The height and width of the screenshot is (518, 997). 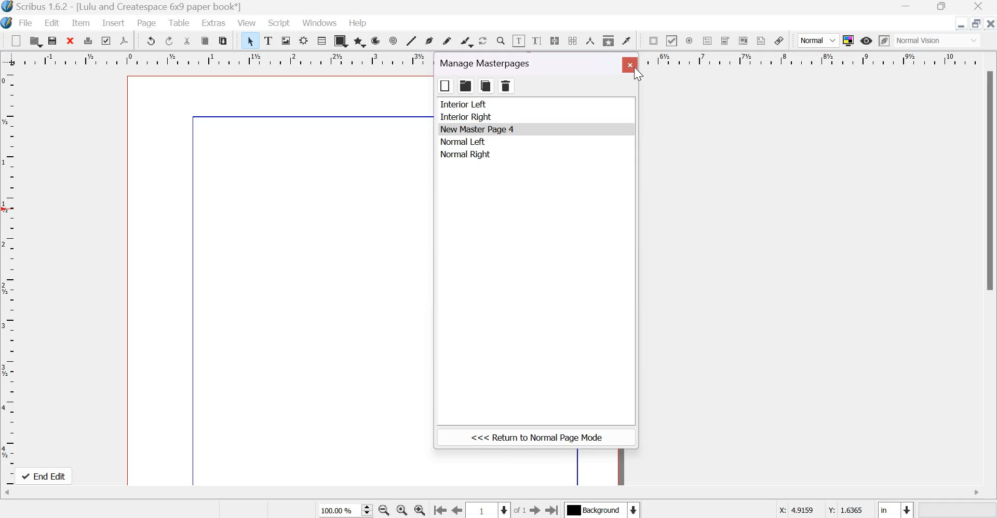 I want to click on X coordinates, so click(x=797, y=511).